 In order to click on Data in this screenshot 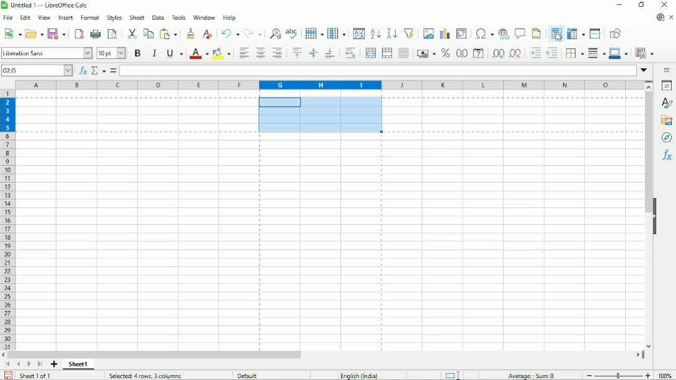, I will do `click(158, 17)`.